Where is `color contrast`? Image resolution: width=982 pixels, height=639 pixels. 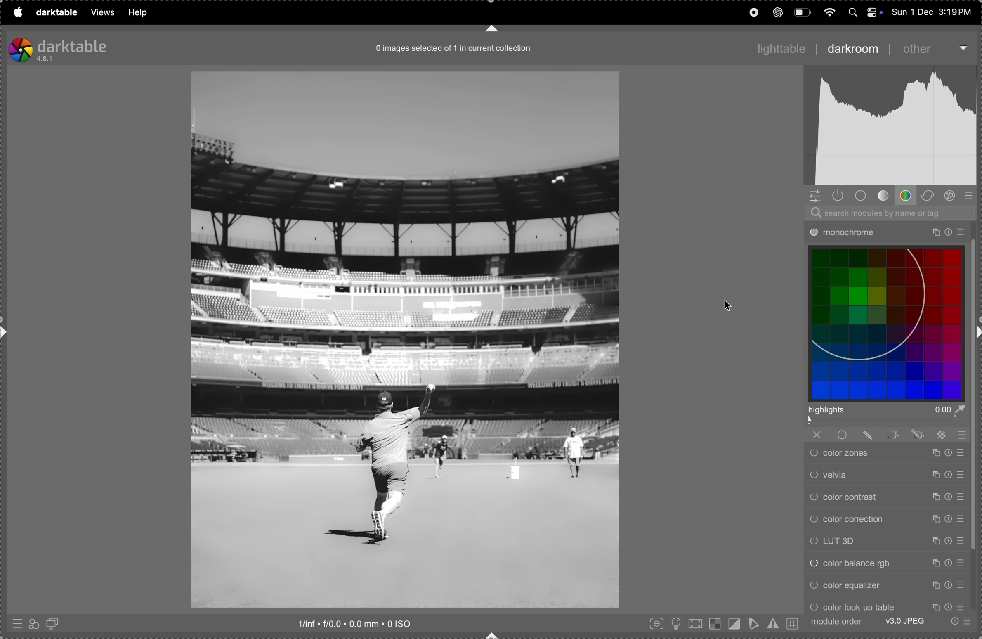
color contrast is located at coordinates (885, 498).